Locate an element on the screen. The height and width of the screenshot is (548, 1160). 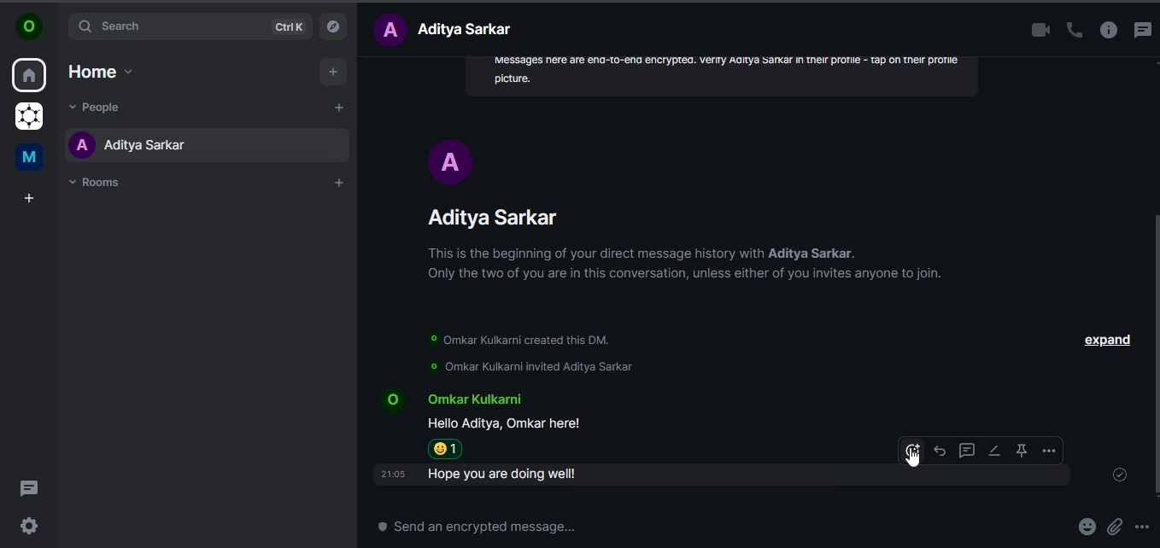
react is located at coordinates (912, 453).